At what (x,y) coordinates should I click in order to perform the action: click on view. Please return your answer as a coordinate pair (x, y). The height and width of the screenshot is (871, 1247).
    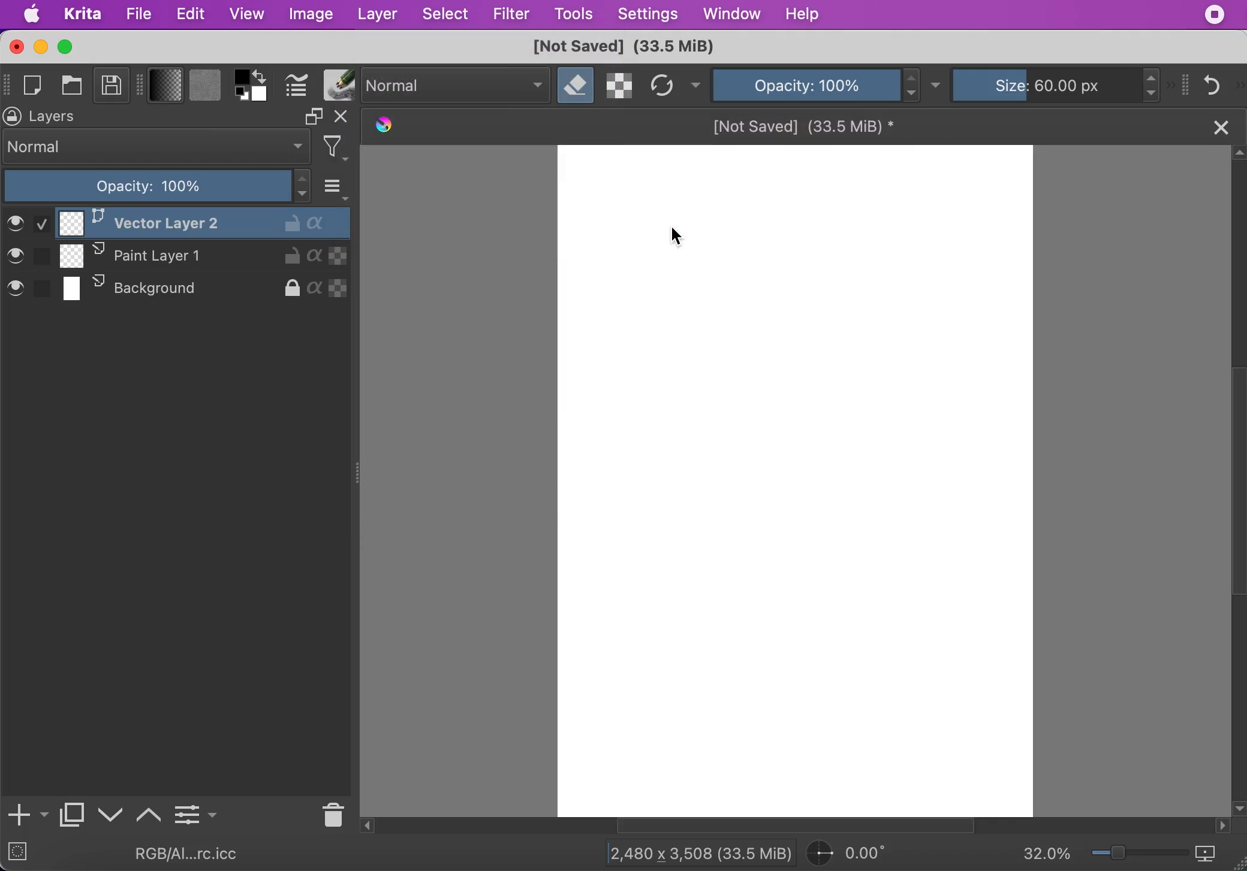
    Looking at the image, I should click on (246, 13).